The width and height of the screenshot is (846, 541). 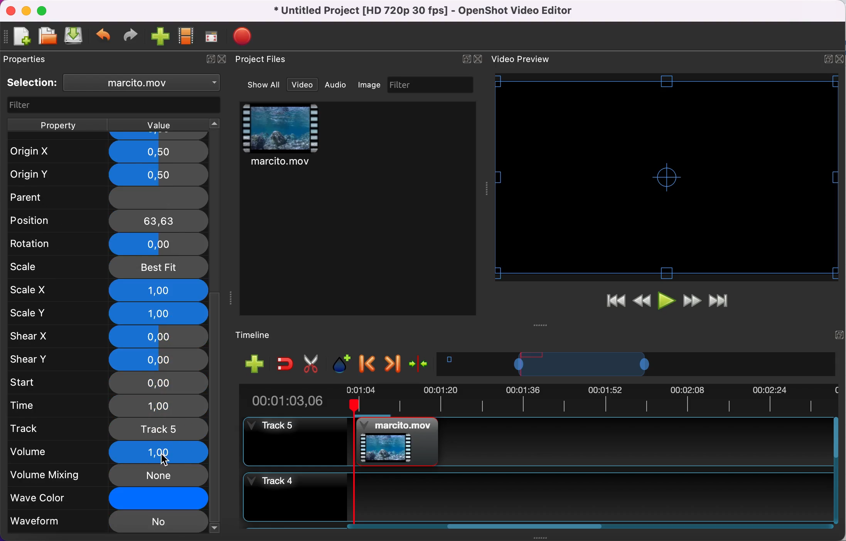 What do you see at coordinates (107, 523) in the screenshot?
I see `wave form no` at bounding box center [107, 523].